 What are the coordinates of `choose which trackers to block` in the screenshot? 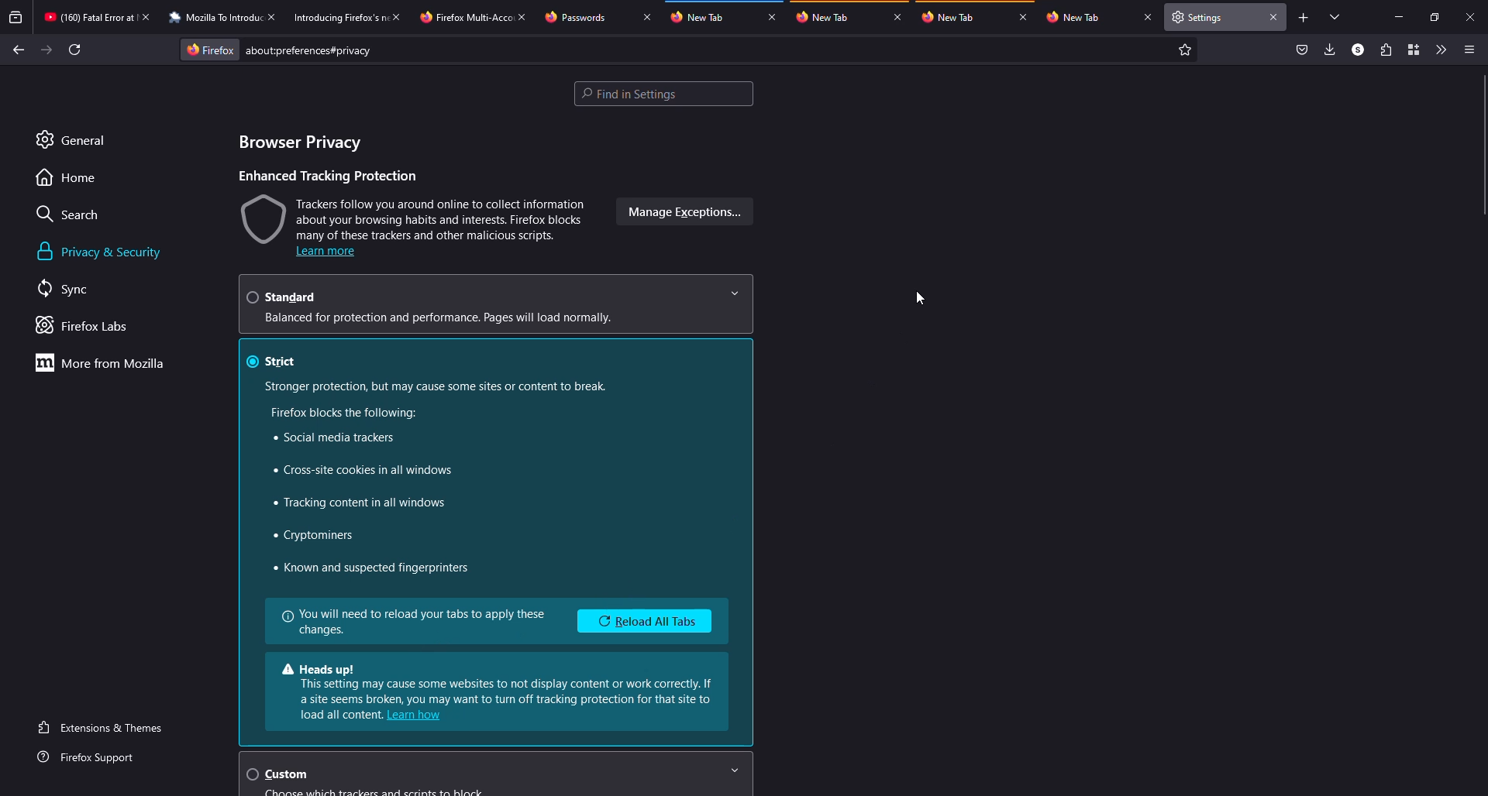 It's located at (375, 793).